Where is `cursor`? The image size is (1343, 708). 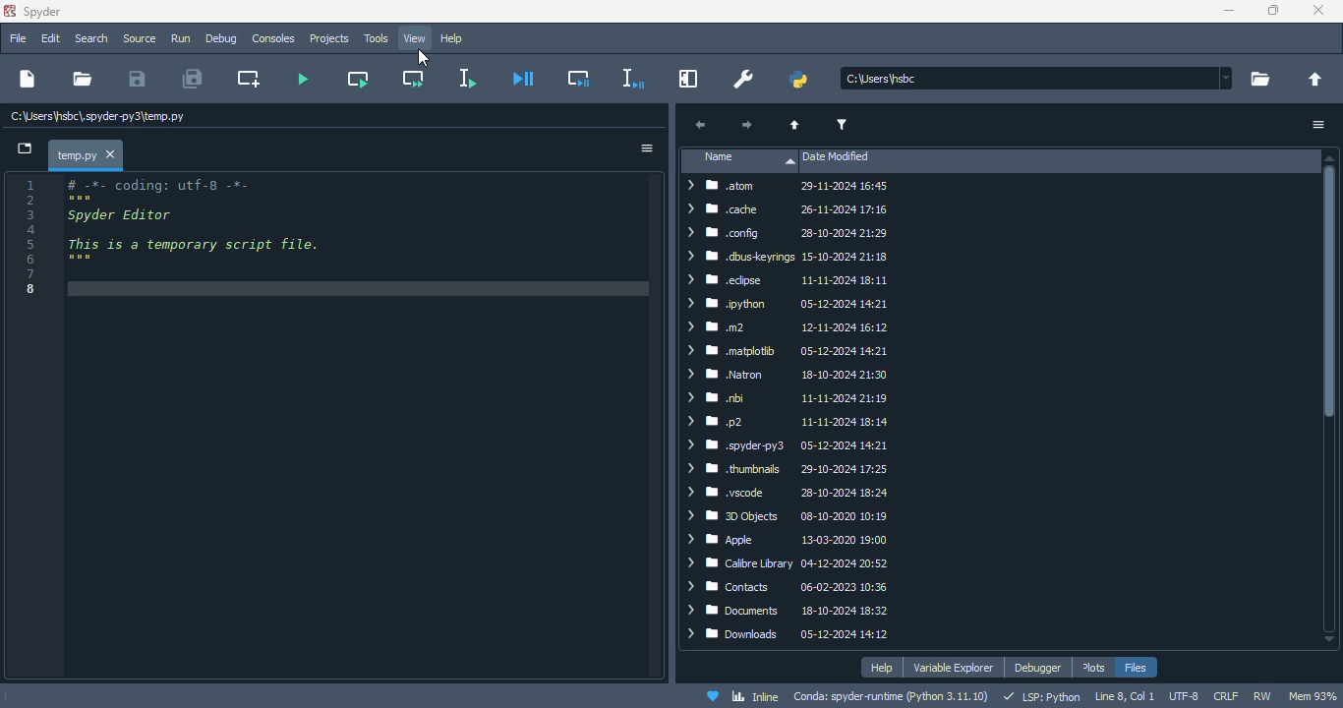 cursor is located at coordinates (422, 58).